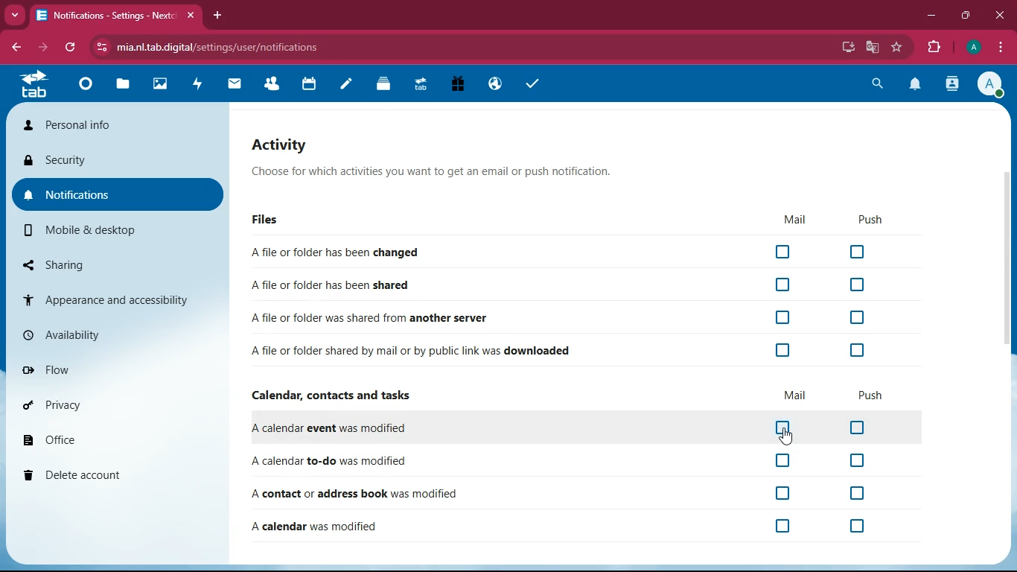 Image resolution: width=1017 pixels, height=572 pixels. What do you see at coordinates (848, 47) in the screenshot?
I see `install app` at bounding box center [848, 47].